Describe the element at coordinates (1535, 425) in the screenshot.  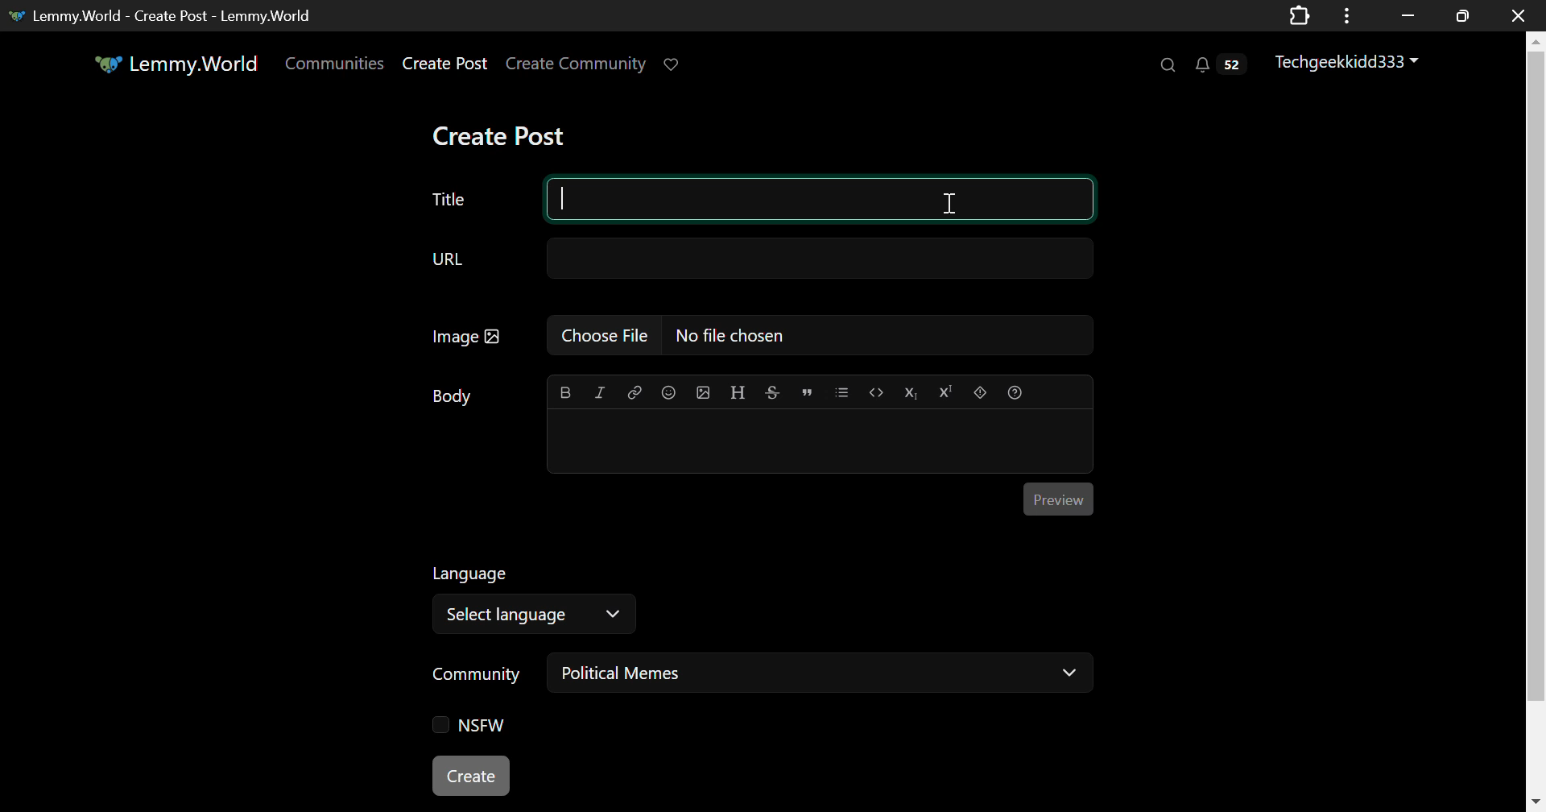
I see `Vertical Scroll Bar` at that location.